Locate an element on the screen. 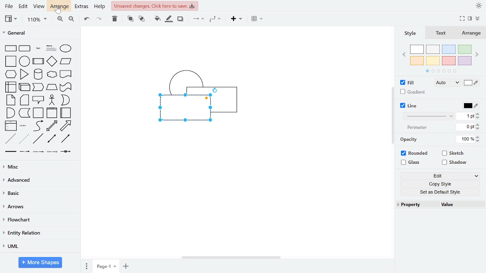 This screenshot has width=486, height=273. previous is located at coordinates (404, 55).